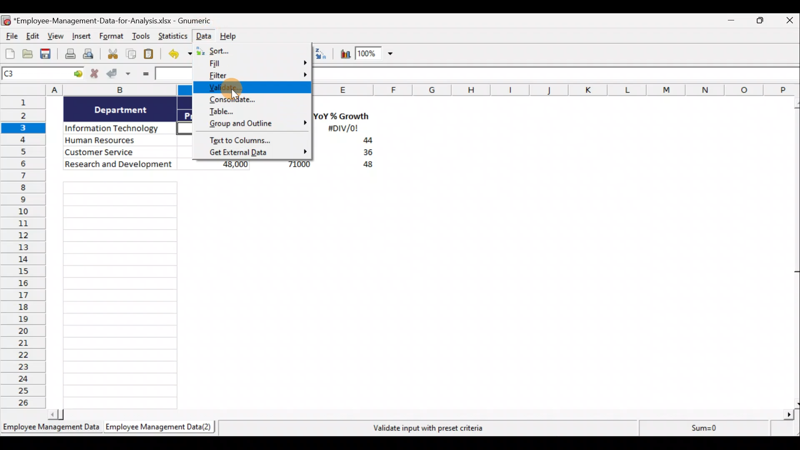  I want to click on Minimize, so click(734, 22).